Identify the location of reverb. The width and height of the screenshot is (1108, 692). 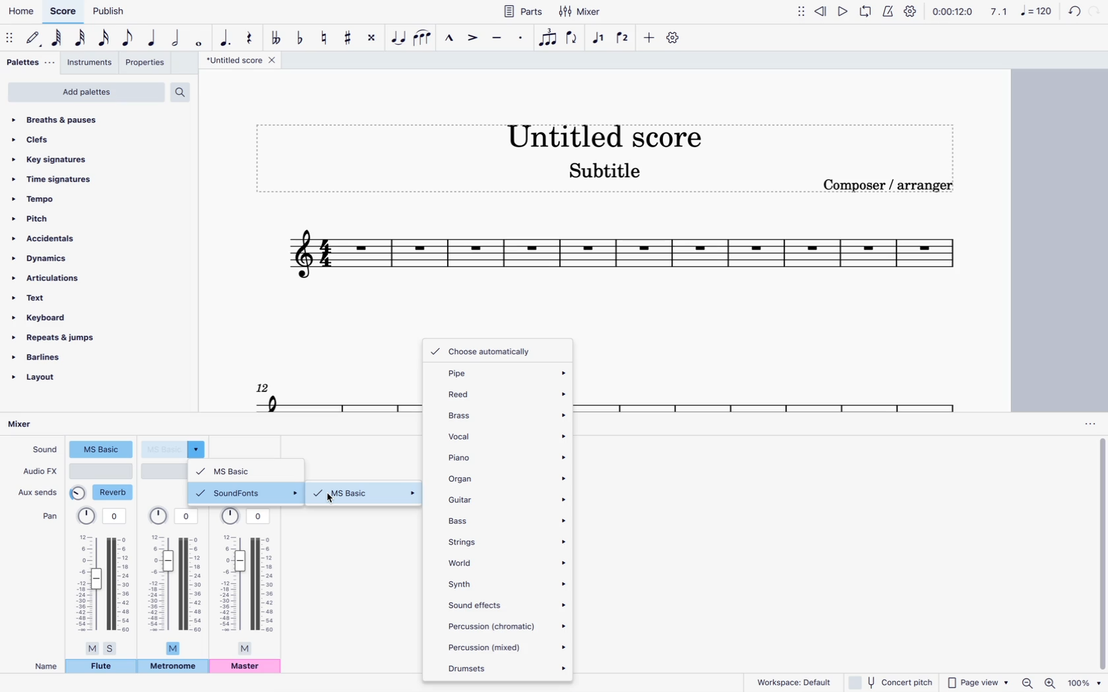
(103, 493).